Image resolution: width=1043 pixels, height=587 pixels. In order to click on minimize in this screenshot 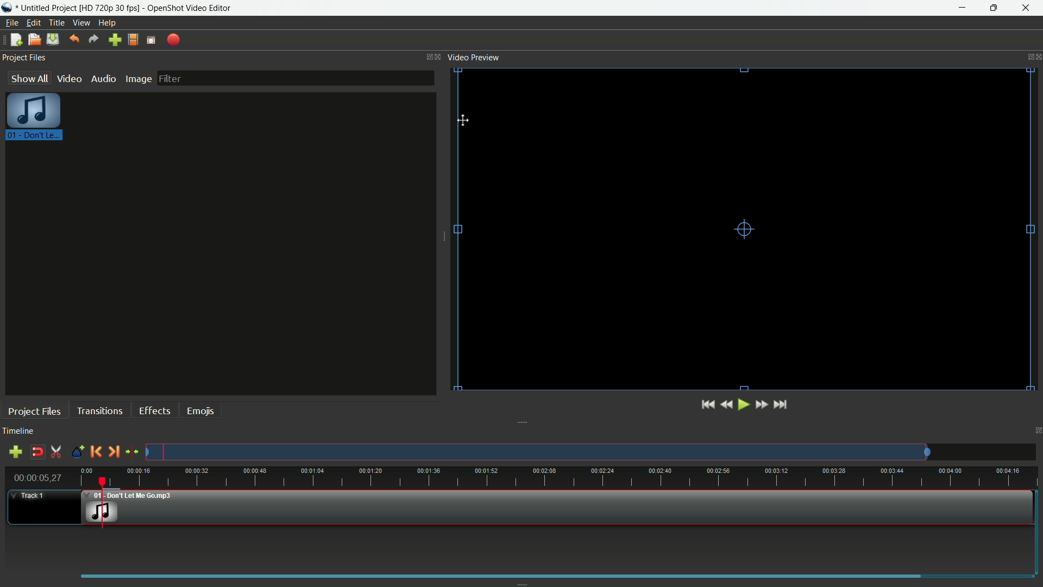, I will do `click(963, 8)`.